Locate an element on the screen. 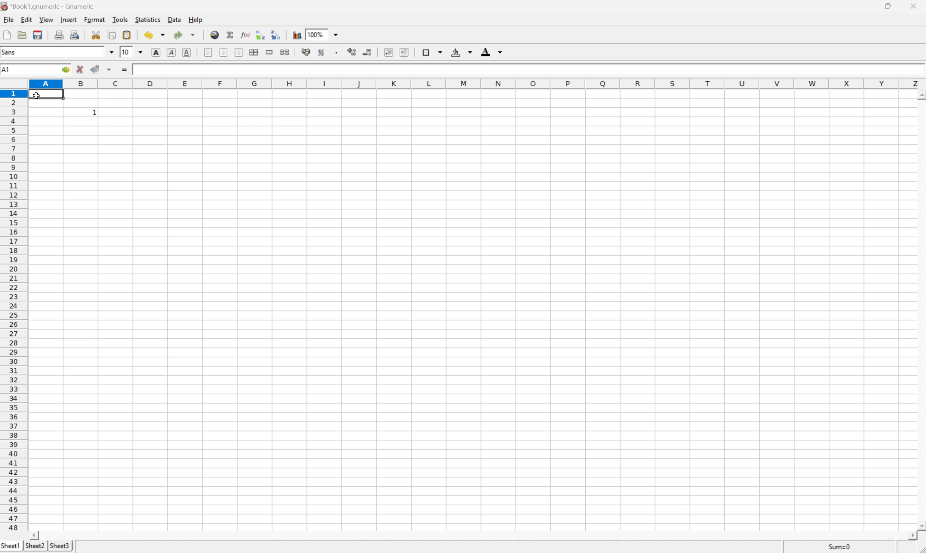 Image resolution: width=926 pixels, height=553 pixels. decrease number of decimals displayed is located at coordinates (368, 52).